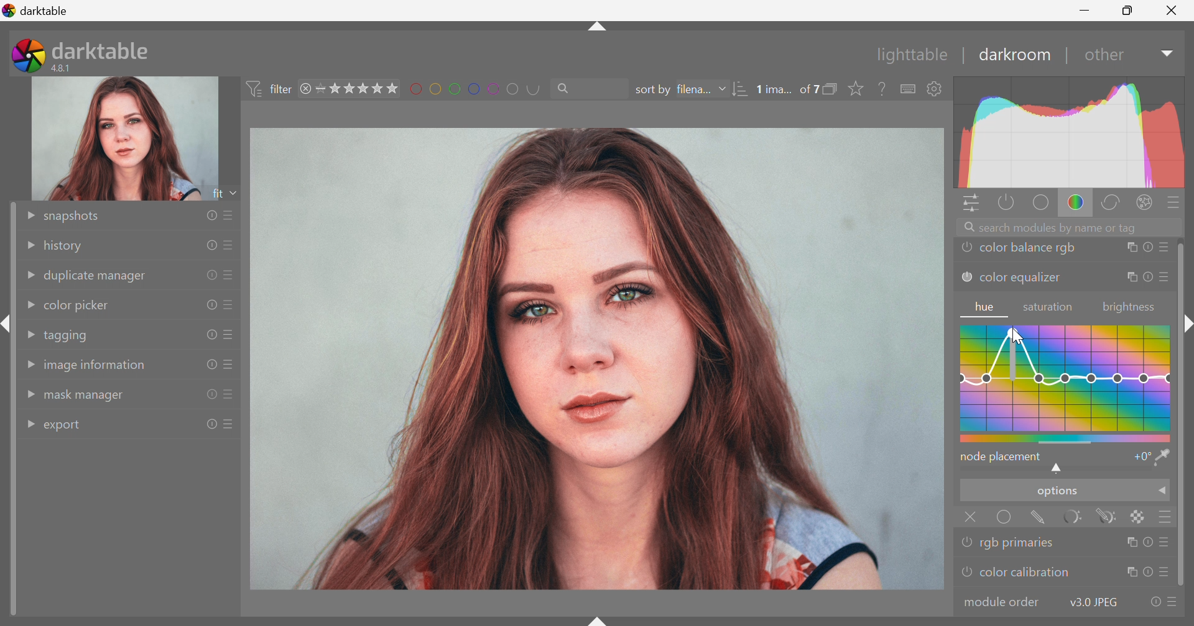 This screenshot has height=626, width=1194. I want to click on shift+ctrl+t, so click(595, 30).